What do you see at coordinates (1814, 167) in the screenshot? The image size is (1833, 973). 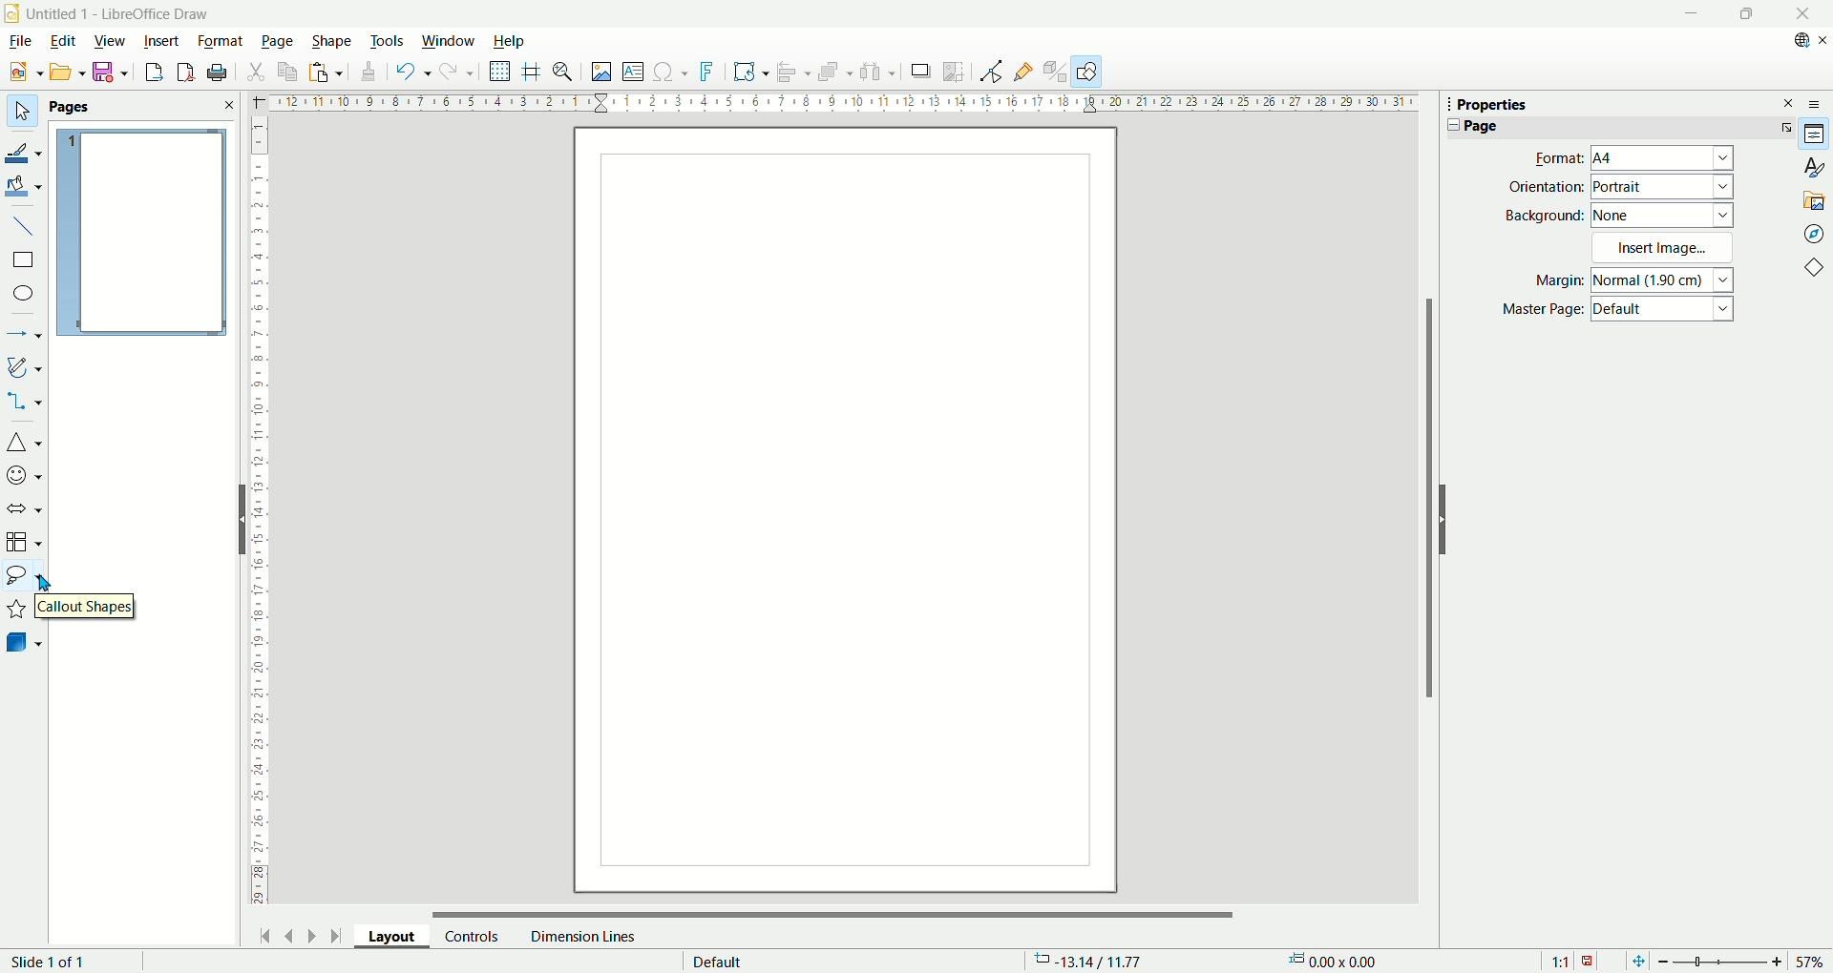 I see `Styles` at bounding box center [1814, 167].